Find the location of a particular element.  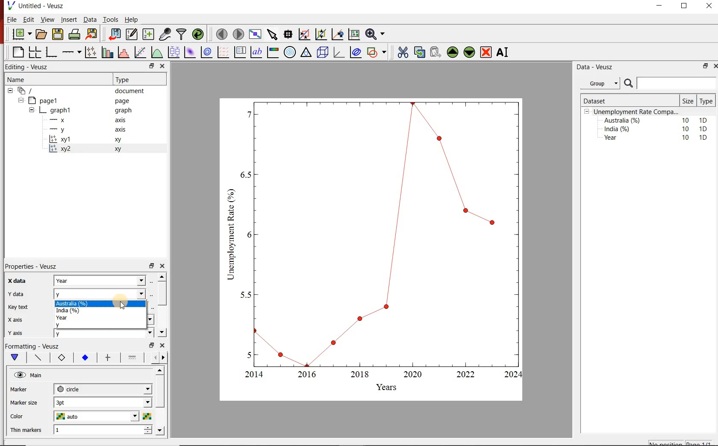

Formatting - Veusz is located at coordinates (32, 345).